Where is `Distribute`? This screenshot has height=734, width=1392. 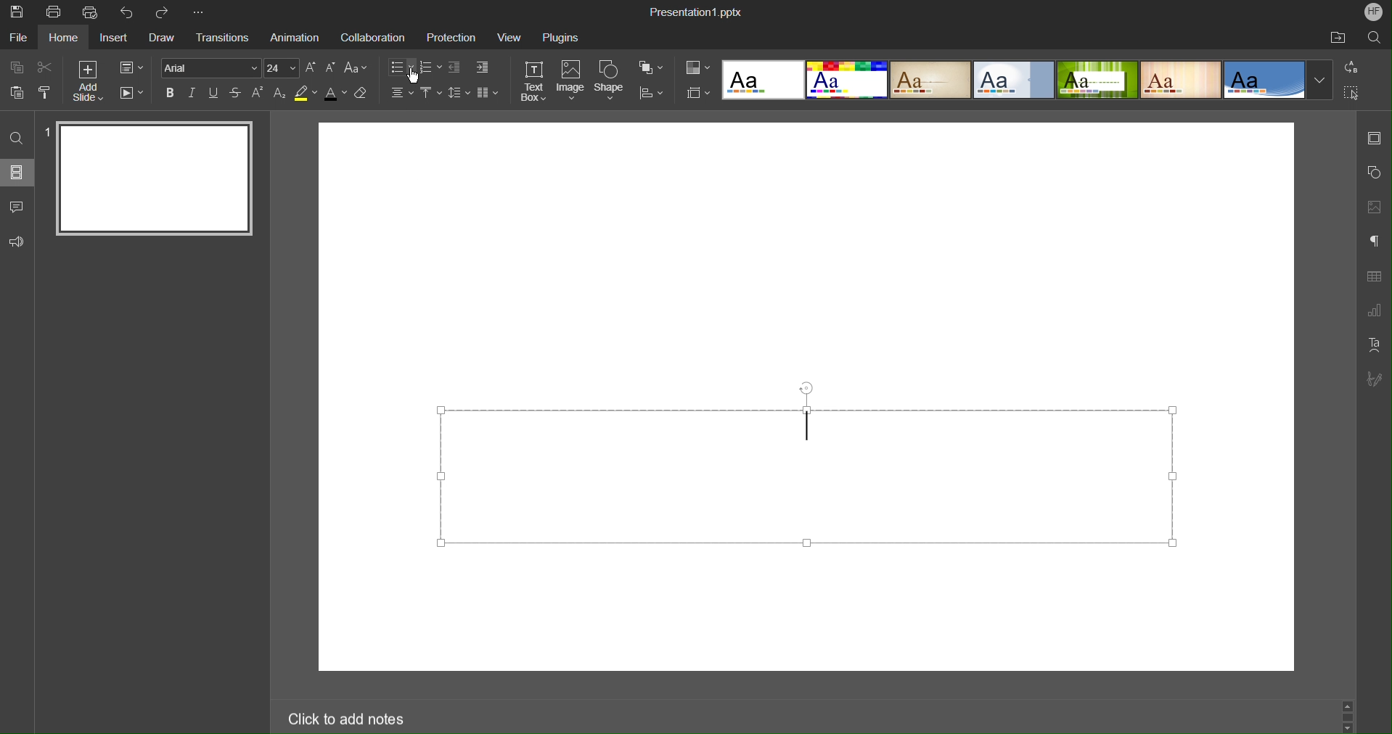
Distribute is located at coordinates (652, 93).